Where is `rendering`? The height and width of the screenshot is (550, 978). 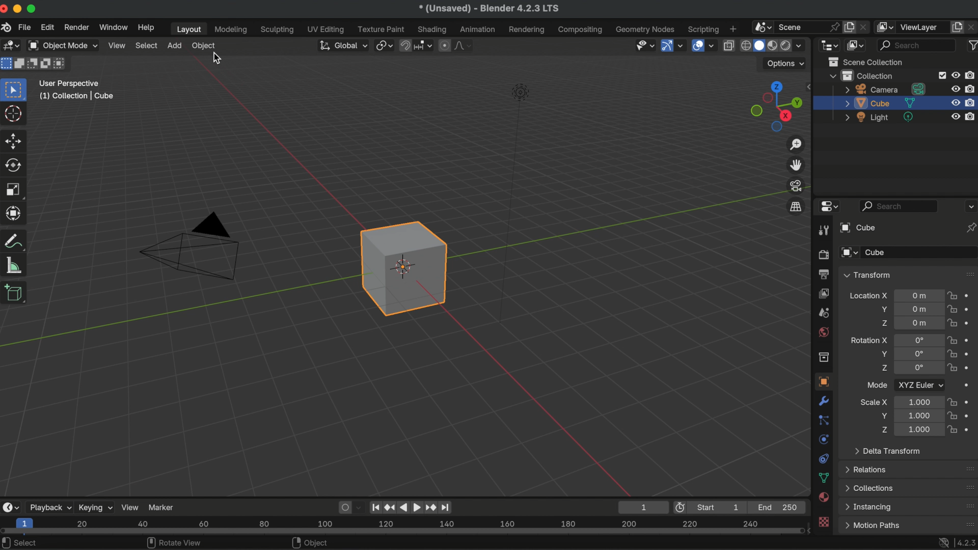
rendering is located at coordinates (527, 30).